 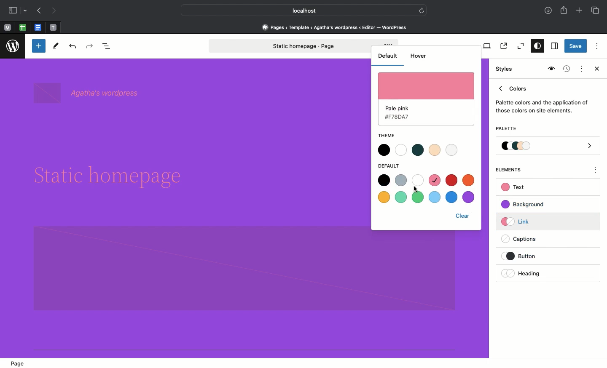 What do you see at coordinates (425, 98) in the screenshot?
I see `Default color` at bounding box center [425, 98].